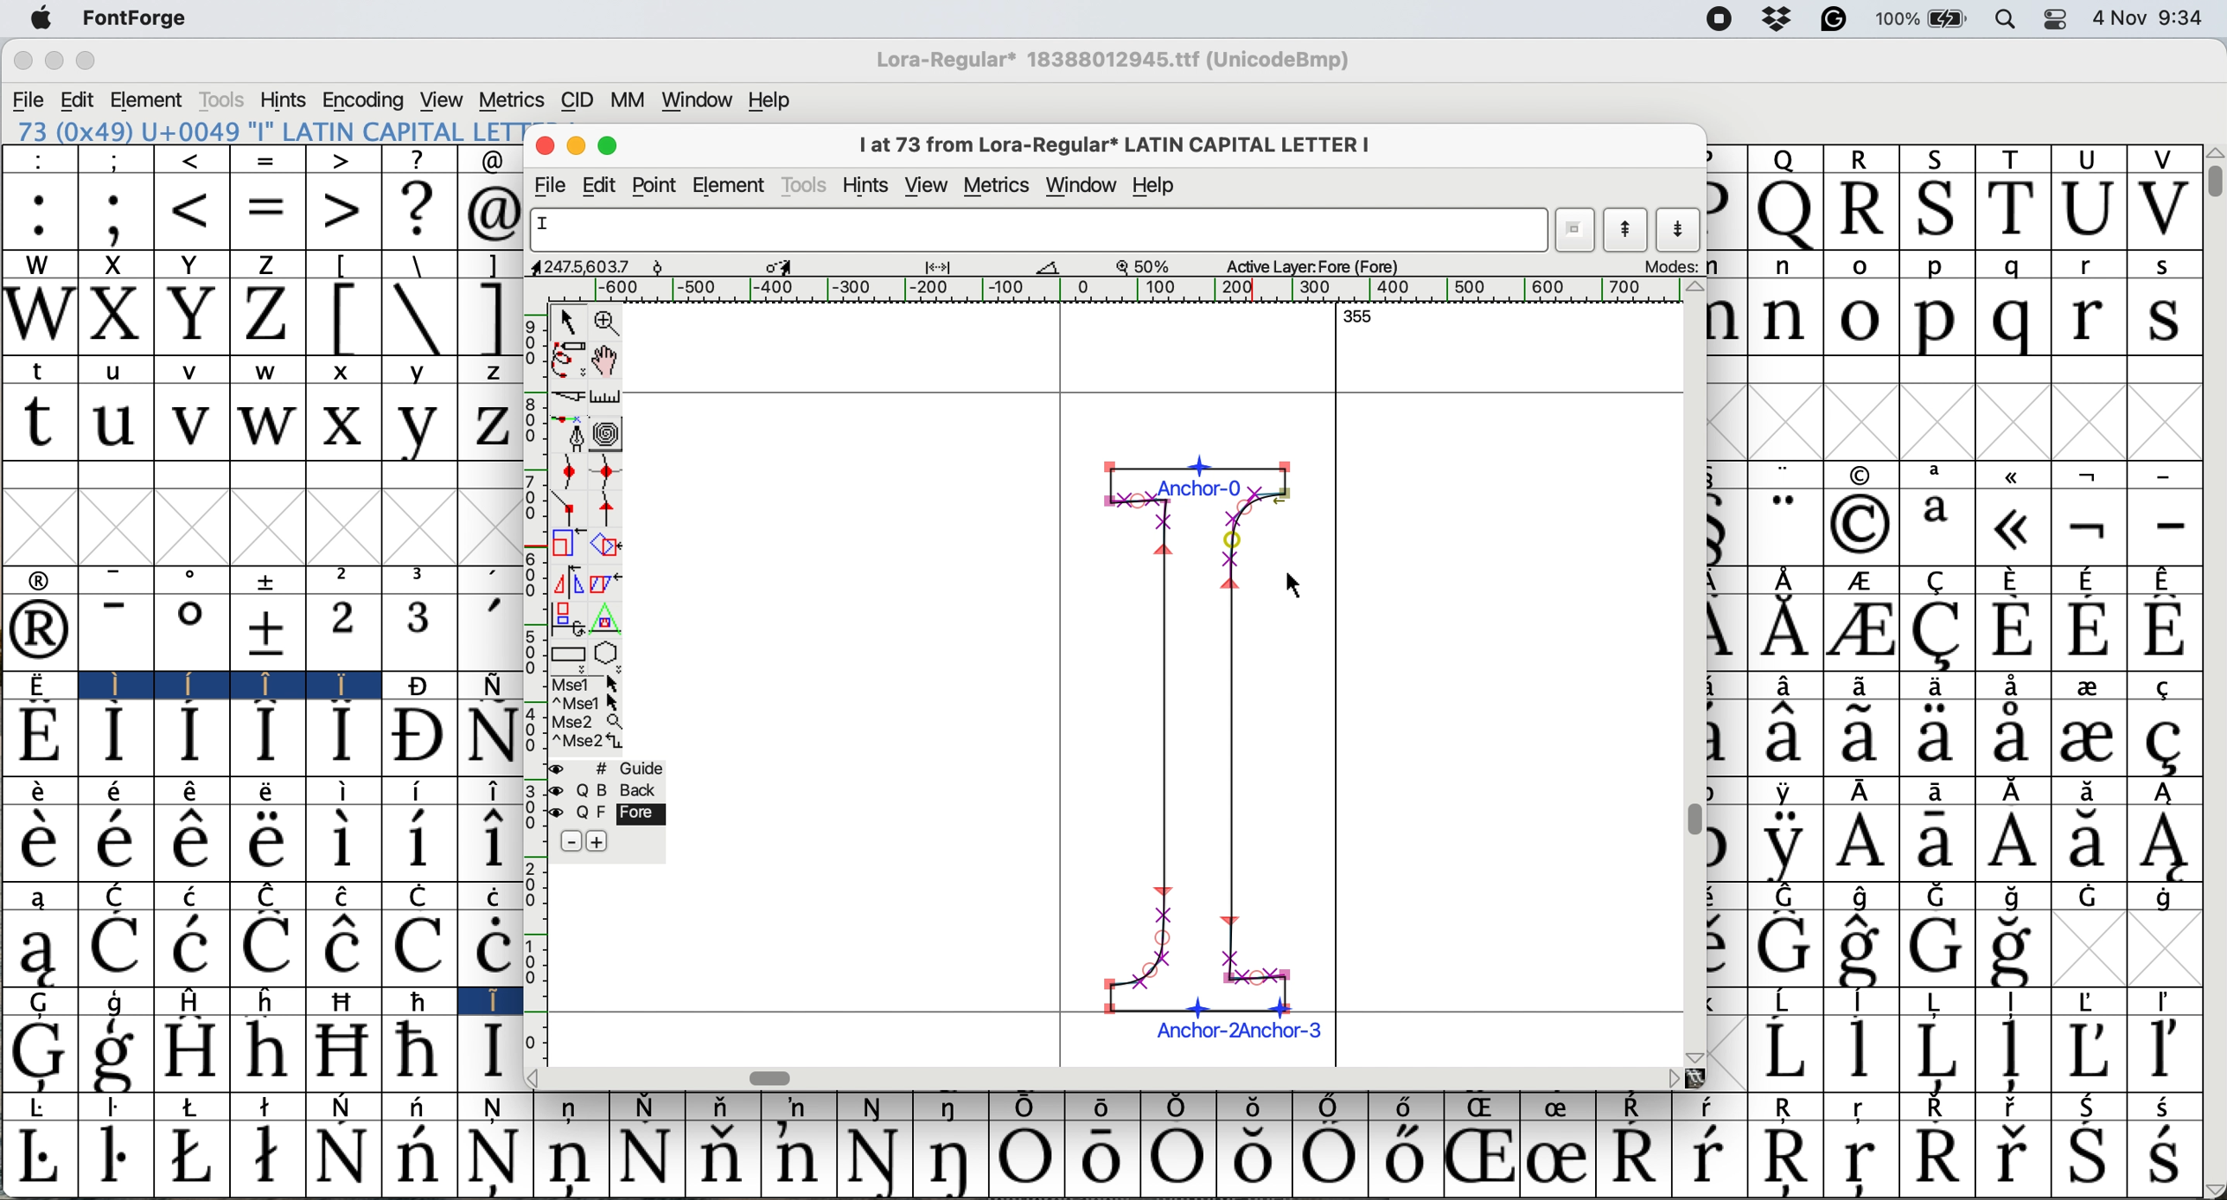 Image resolution: width=2227 pixels, height=1200 pixels. Describe the element at coordinates (2006, 22) in the screenshot. I see `spotlight search` at that location.